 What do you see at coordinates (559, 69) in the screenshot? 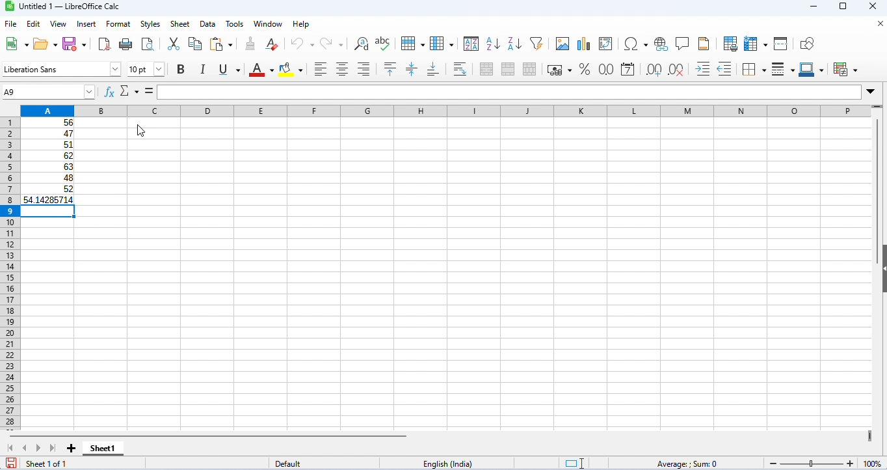
I see `format as currency` at bounding box center [559, 69].